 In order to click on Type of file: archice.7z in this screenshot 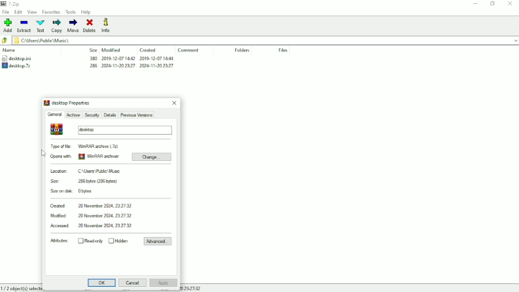, I will do `click(85, 146)`.